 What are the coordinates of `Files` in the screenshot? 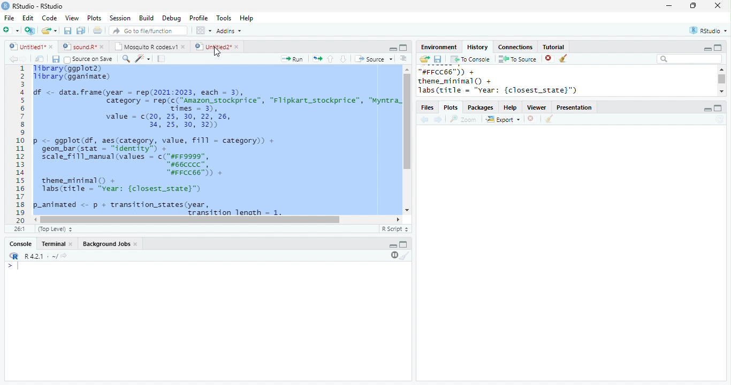 It's located at (427, 107).